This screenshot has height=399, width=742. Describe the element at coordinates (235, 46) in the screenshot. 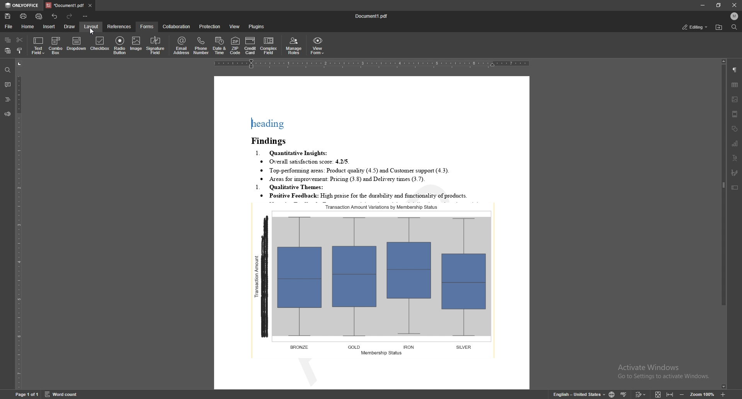

I see `zip code` at that location.